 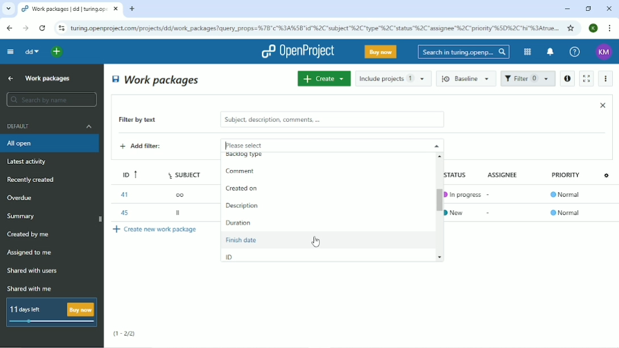 I want to click on Current tab, so click(x=70, y=9).